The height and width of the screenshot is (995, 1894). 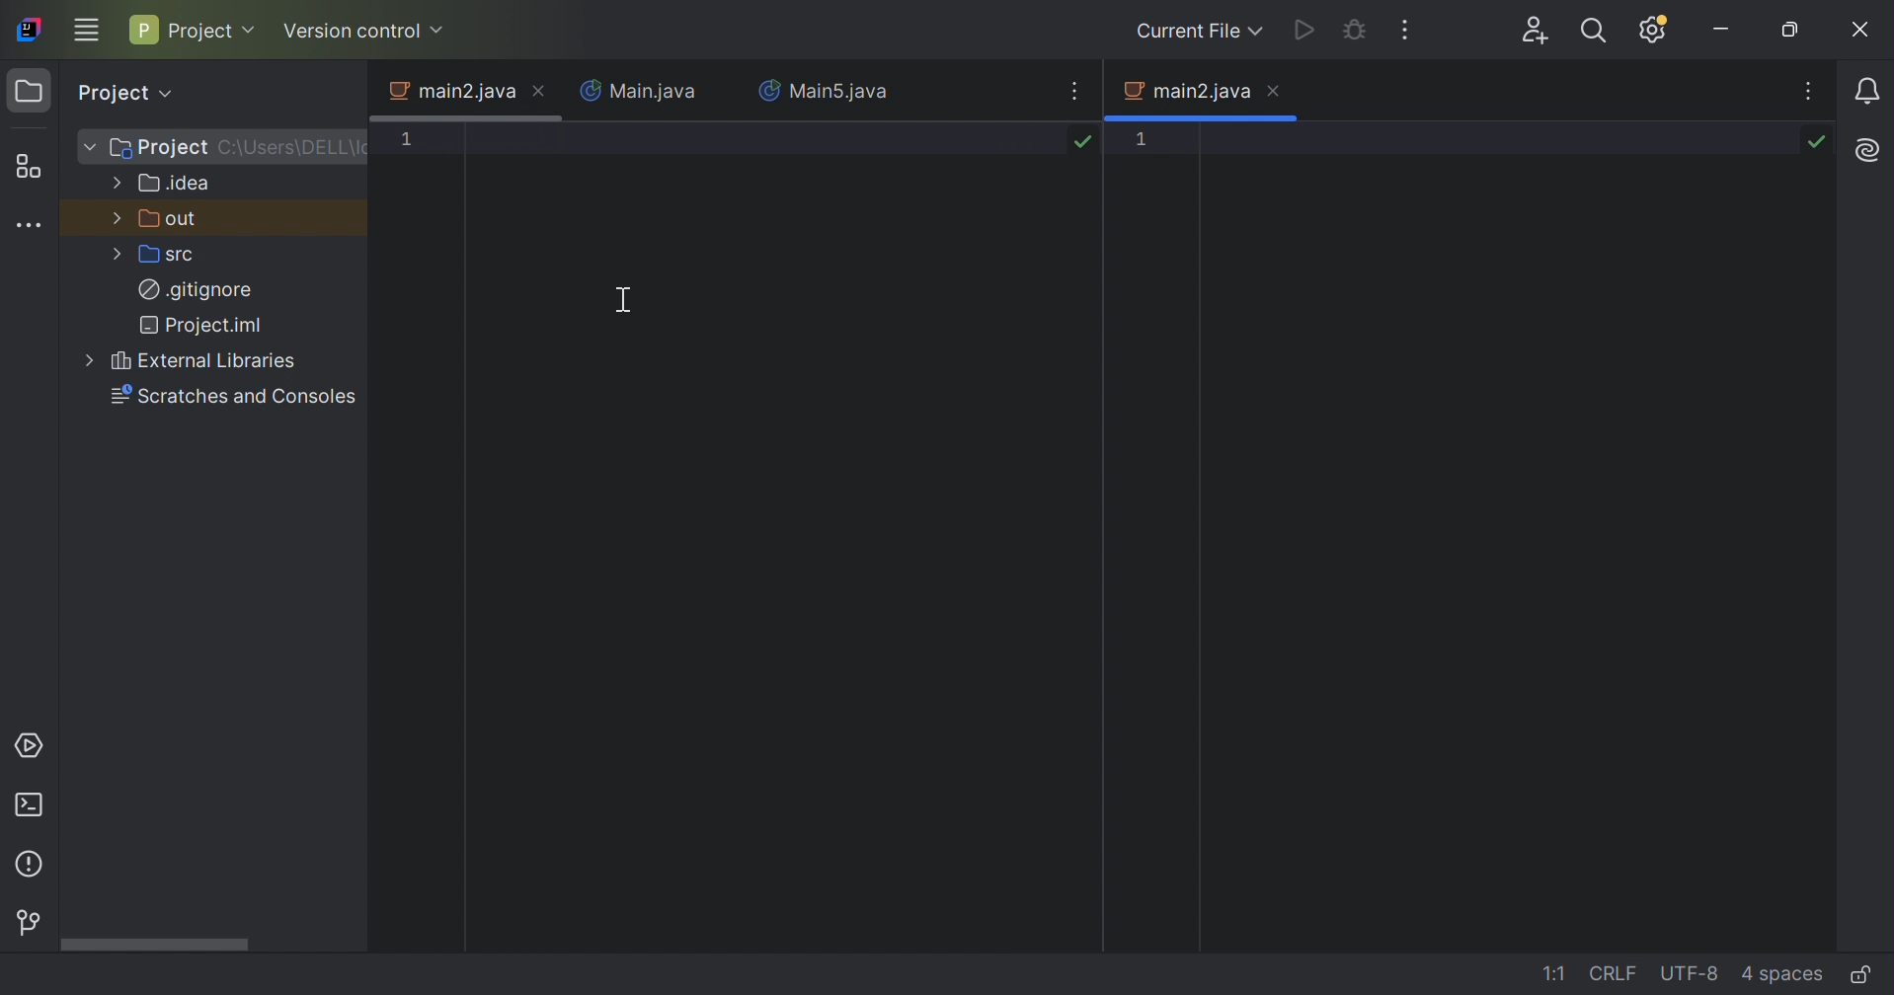 What do you see at coordinates (1618, 972) in the screenshot?
I see `CRLF` at bounding box center [1618, 972].